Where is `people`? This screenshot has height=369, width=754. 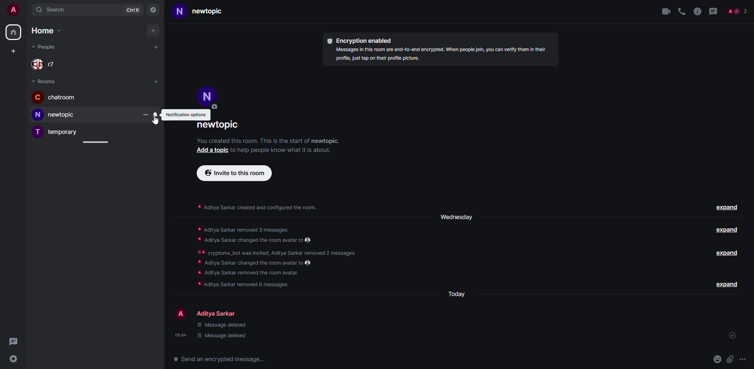
people is located at coordinates (218, 314).